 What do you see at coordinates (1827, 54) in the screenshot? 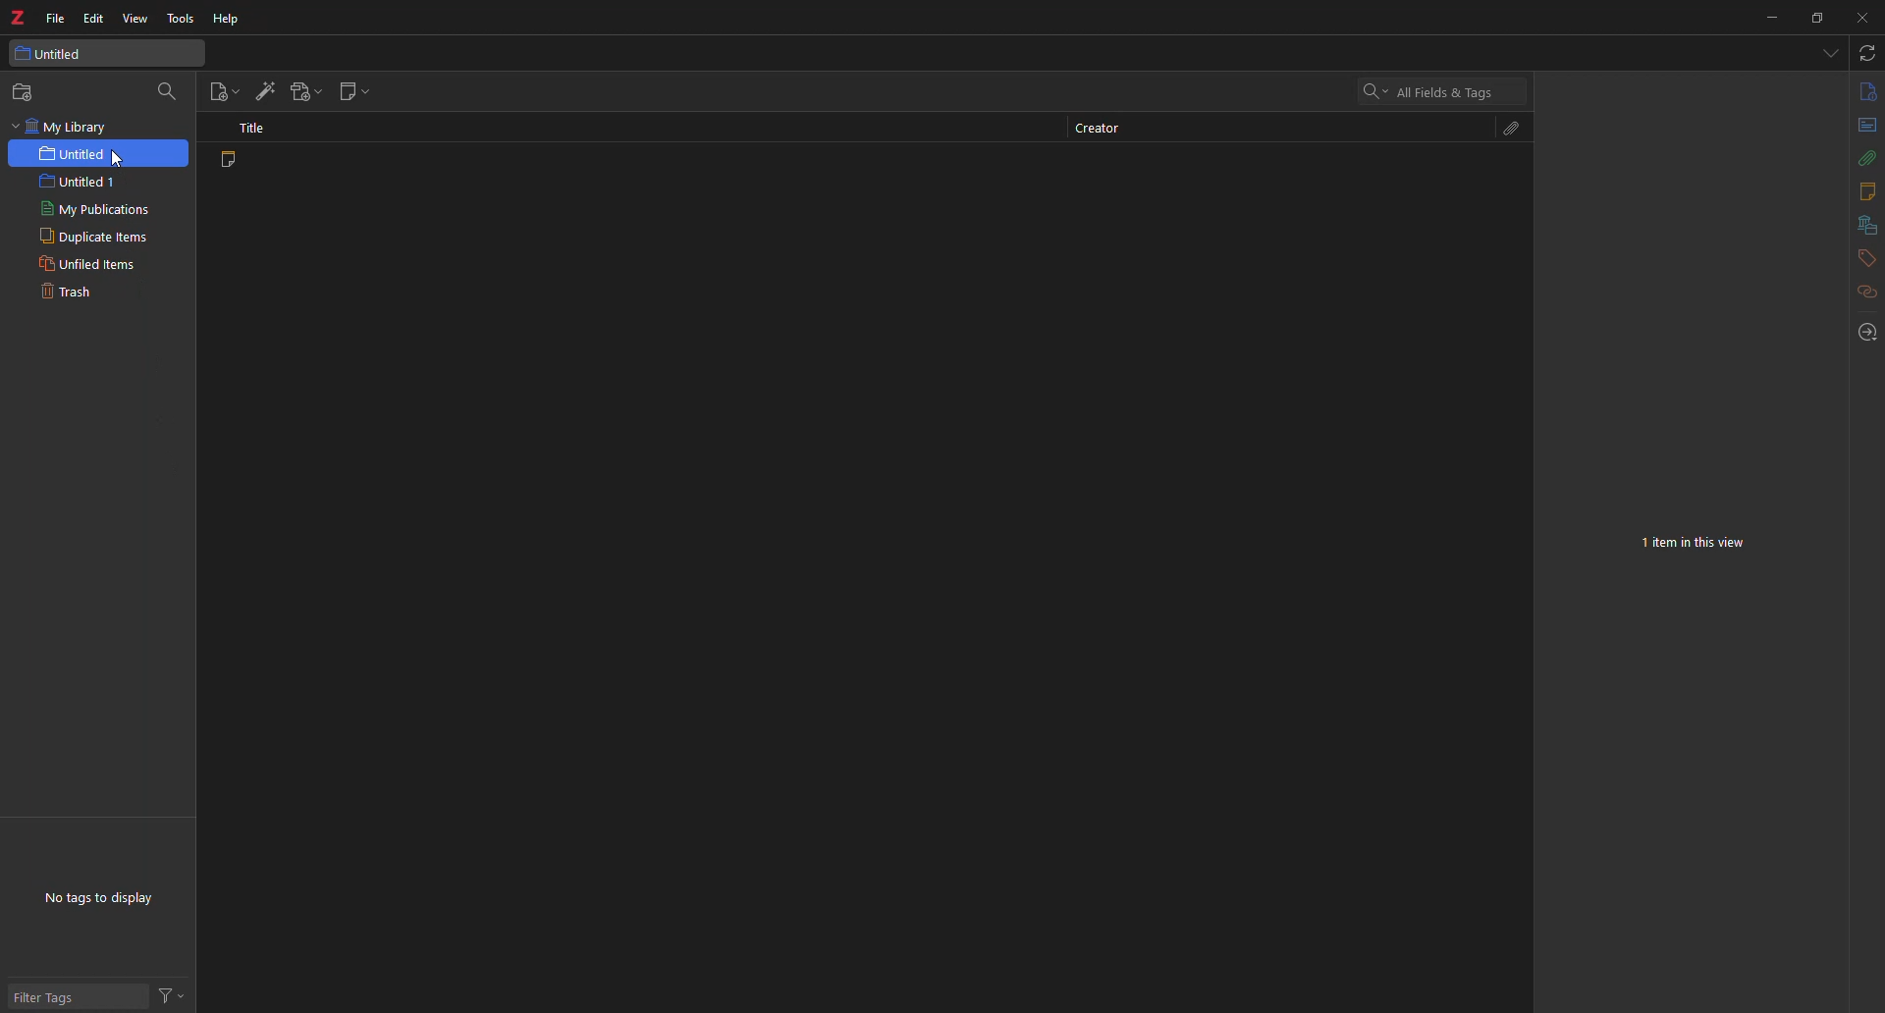
I see `tabs` at bounding box center [1827, 54].